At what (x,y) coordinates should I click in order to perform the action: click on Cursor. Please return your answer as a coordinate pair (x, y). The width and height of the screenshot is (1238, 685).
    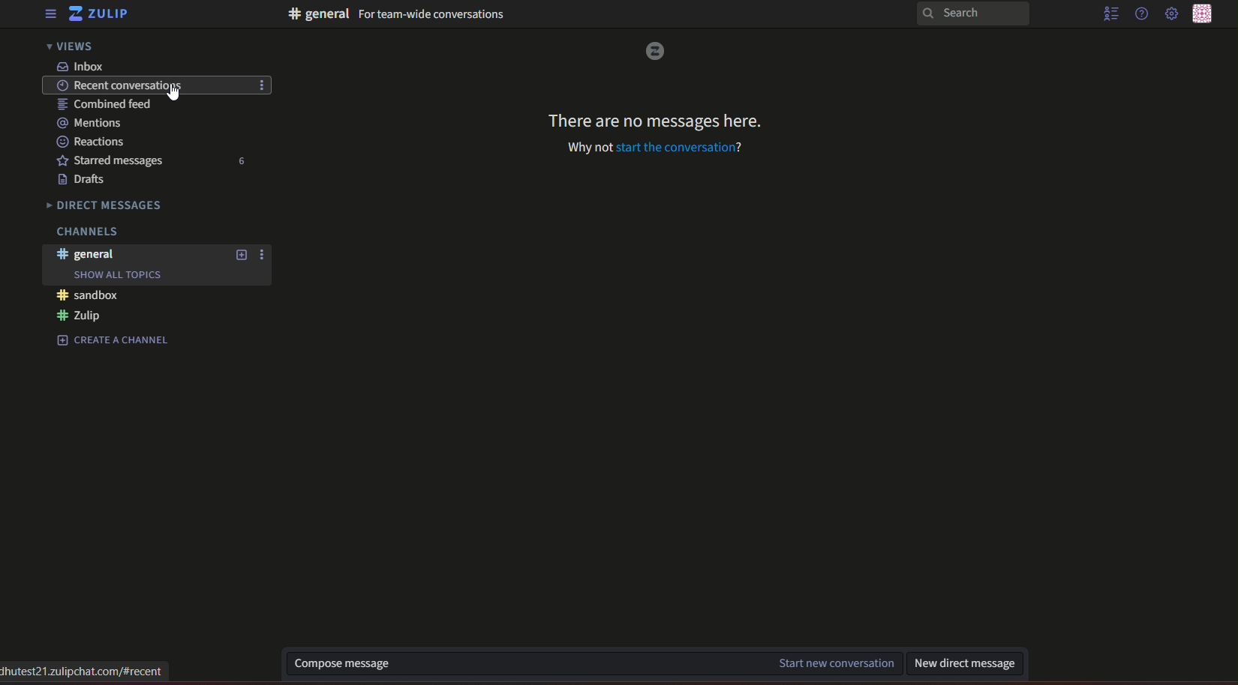
    Looking at the image, I should click on (175, 95).